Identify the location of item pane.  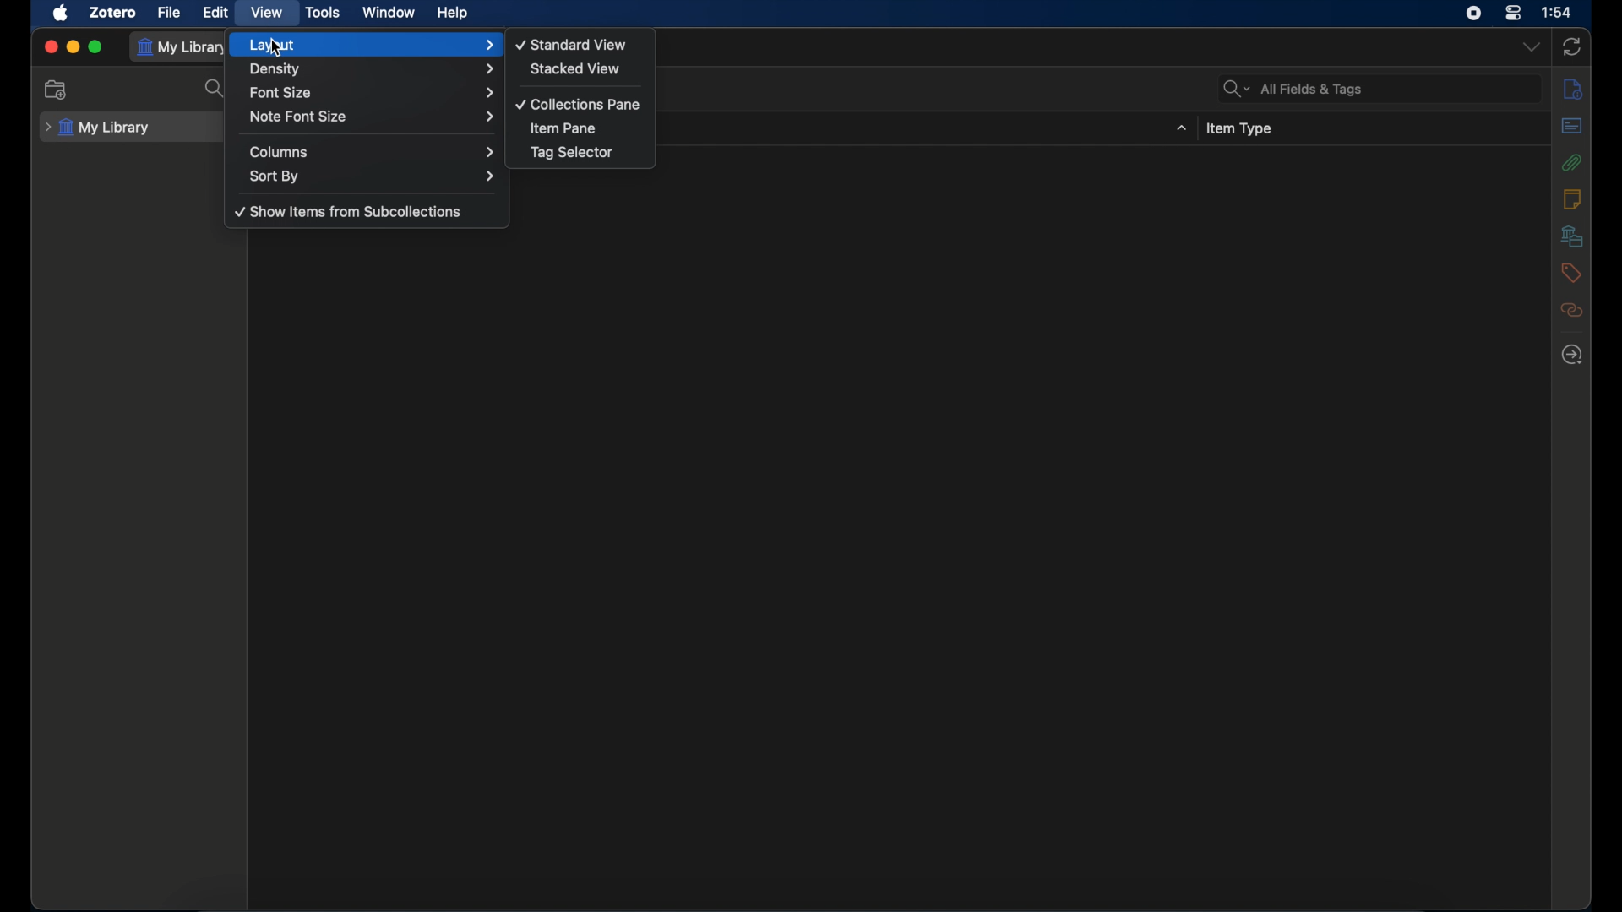
(564, 128).